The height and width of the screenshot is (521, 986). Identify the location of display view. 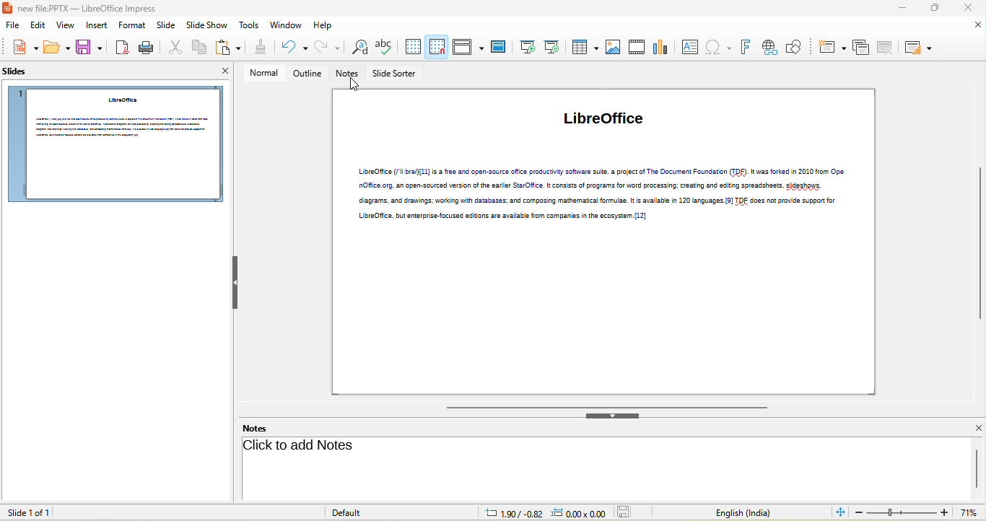
(468, 47).